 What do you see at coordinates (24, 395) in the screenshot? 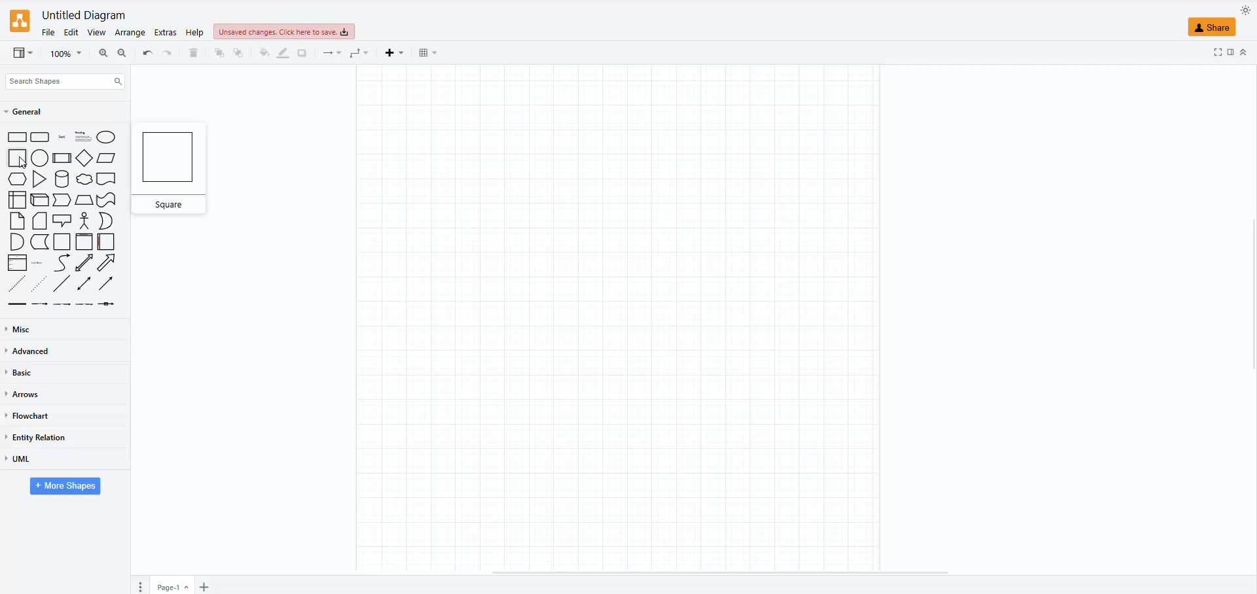
I see `arrows` at bounding box center [24, 395].